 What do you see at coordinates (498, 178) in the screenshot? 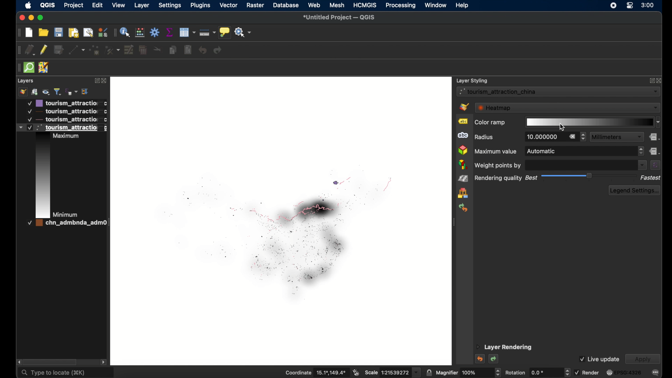
I see `rendering quality` at bounding box center [498, 178].